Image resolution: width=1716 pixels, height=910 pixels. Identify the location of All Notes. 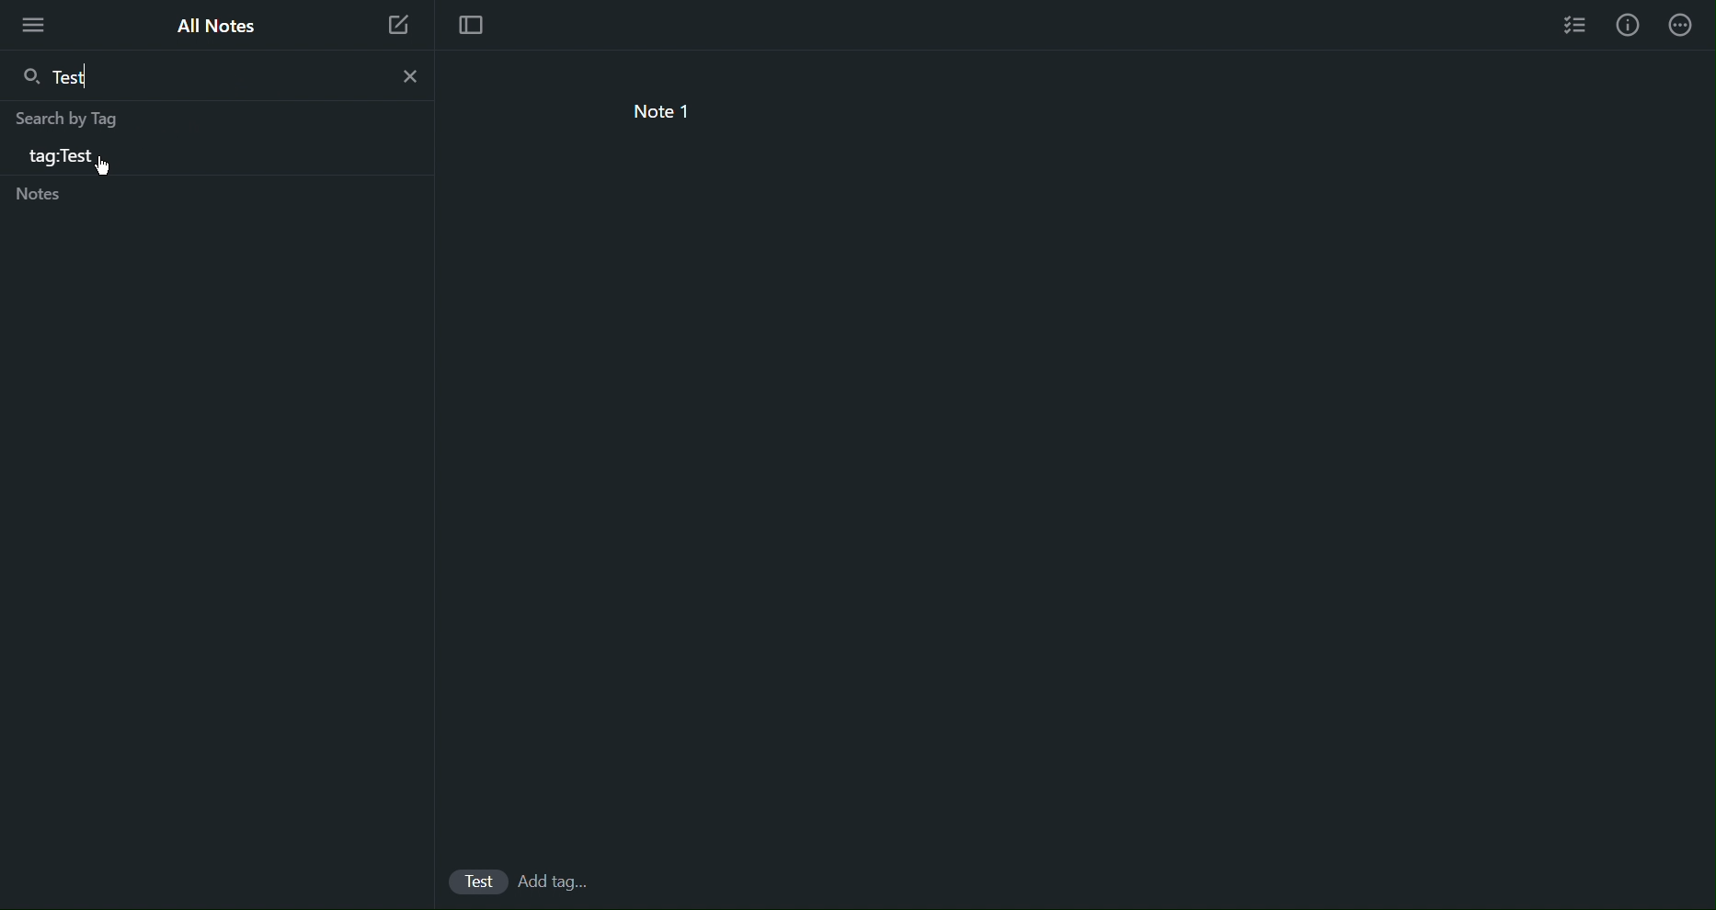
(216, 24).